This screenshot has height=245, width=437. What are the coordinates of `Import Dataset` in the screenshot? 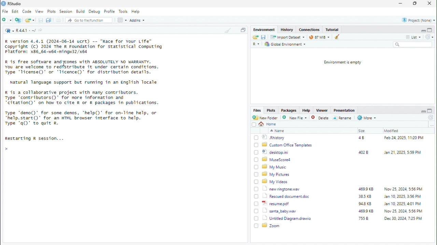 It's located at (287, 37).